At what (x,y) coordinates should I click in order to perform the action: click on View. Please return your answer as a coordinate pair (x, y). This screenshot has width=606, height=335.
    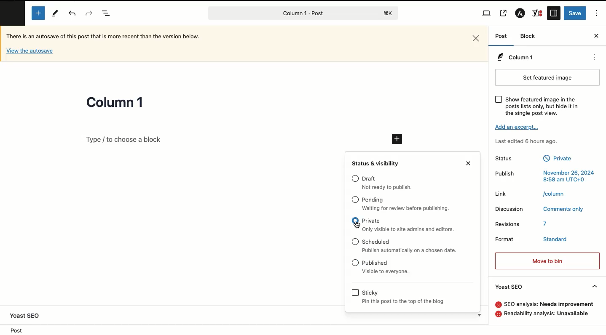
    Looking at the image, I should click on (486, 13).